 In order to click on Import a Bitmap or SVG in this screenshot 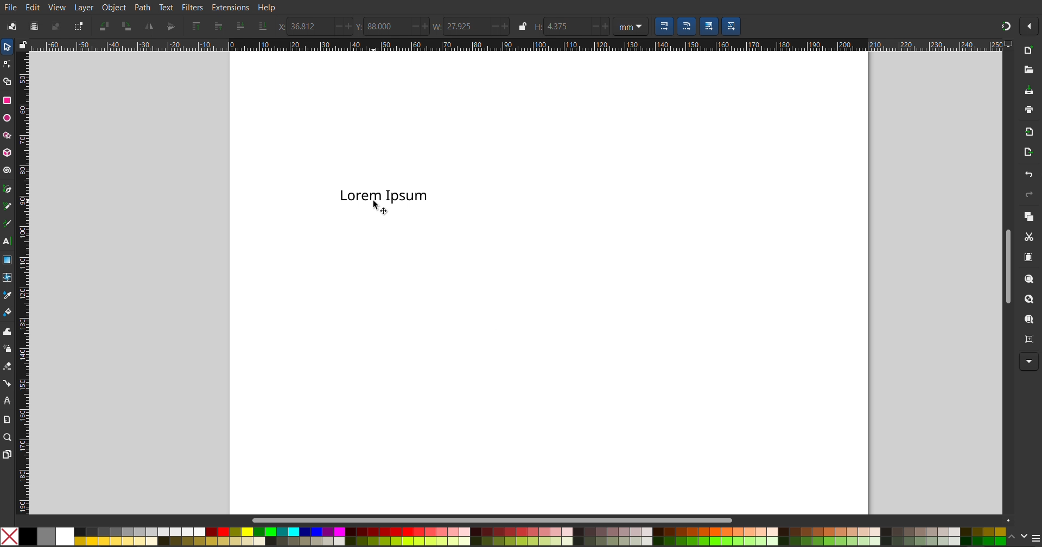, I will do `click(1027, 132)`.